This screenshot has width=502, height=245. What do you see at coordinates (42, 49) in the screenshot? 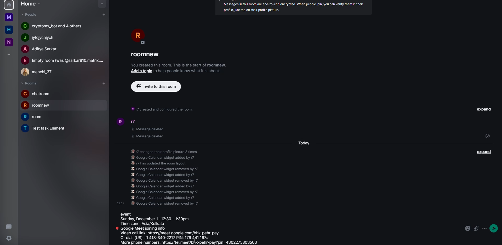
I see `people` at bounding box center [42, 49].